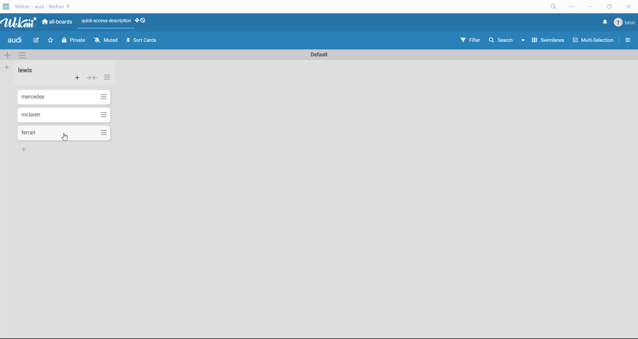 The width and height of the screenshot is (638, 339). What do you see at coordinates (62, 114) in the screenshot?
I see `cards` at bounding box center [62, 114].